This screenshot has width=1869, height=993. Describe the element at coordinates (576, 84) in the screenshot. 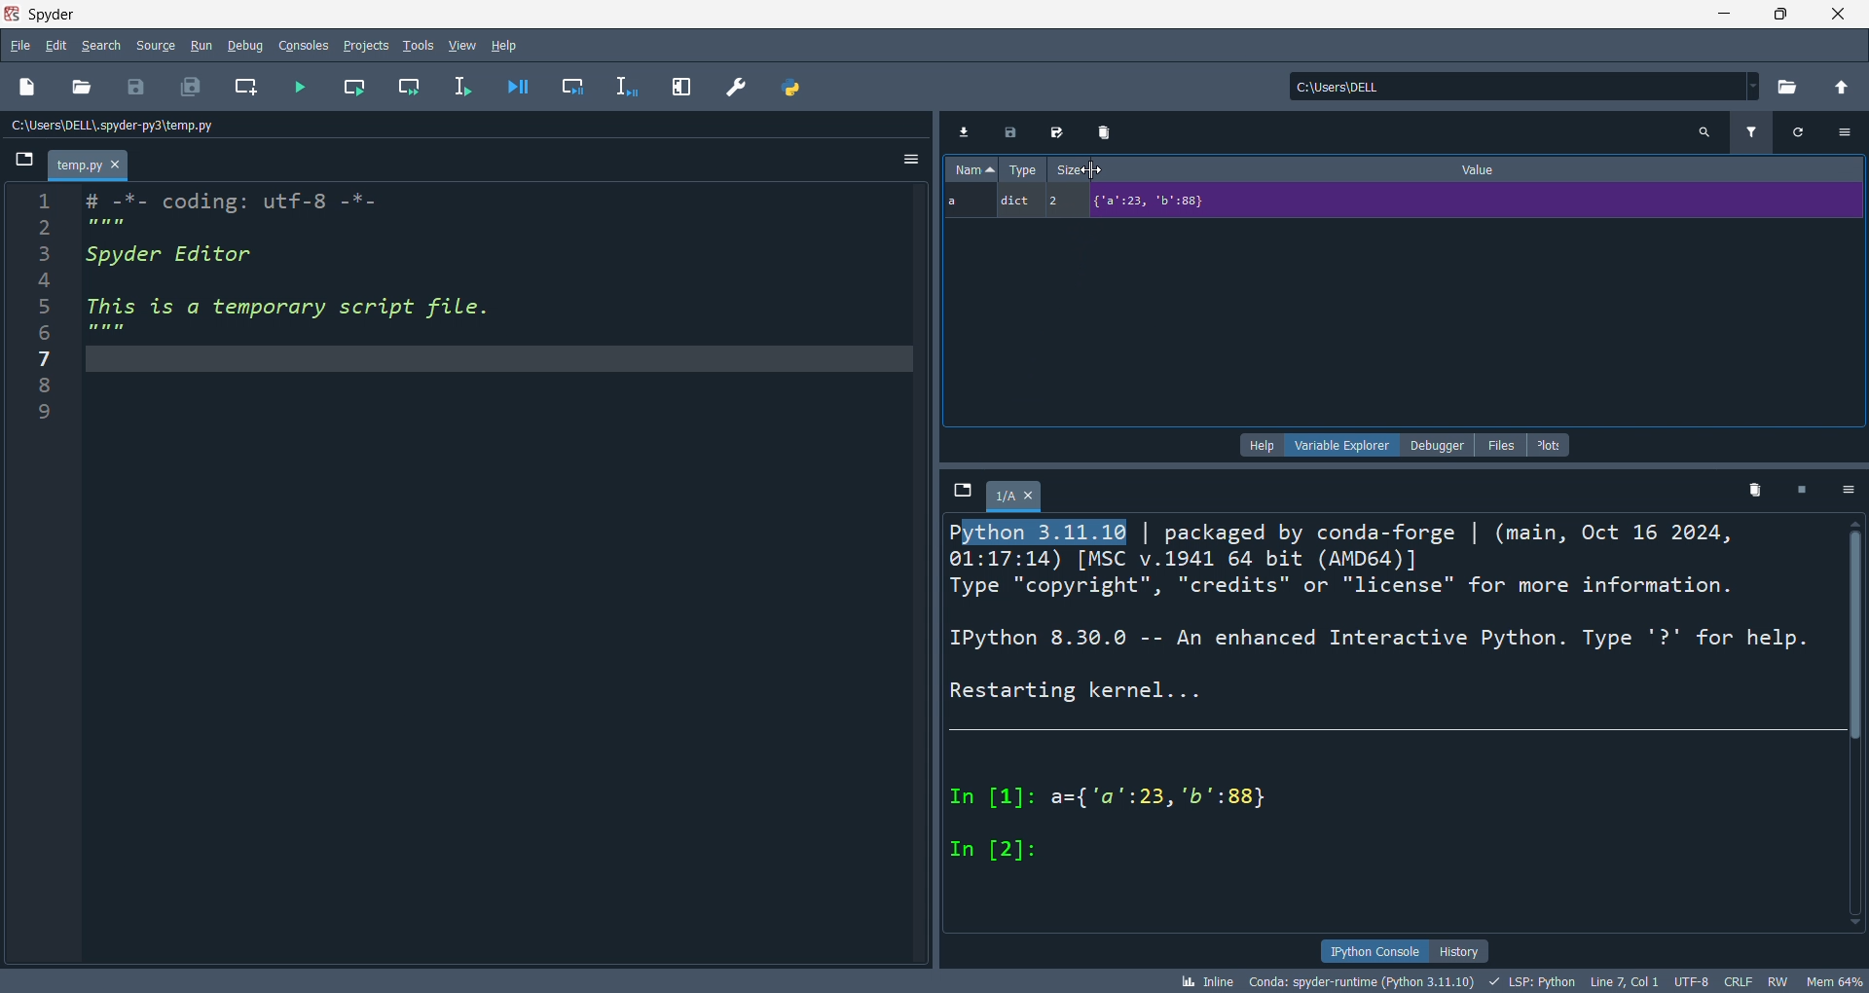

I see `debug cell` at that location.